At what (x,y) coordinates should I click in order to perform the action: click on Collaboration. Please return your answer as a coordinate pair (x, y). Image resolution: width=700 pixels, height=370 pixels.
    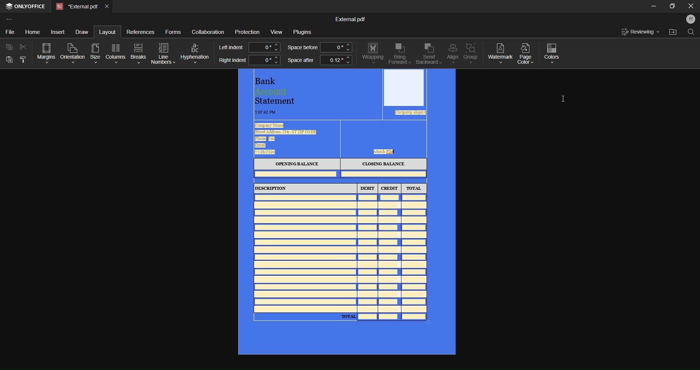
    Looking at the image, I should click on (208, 31).